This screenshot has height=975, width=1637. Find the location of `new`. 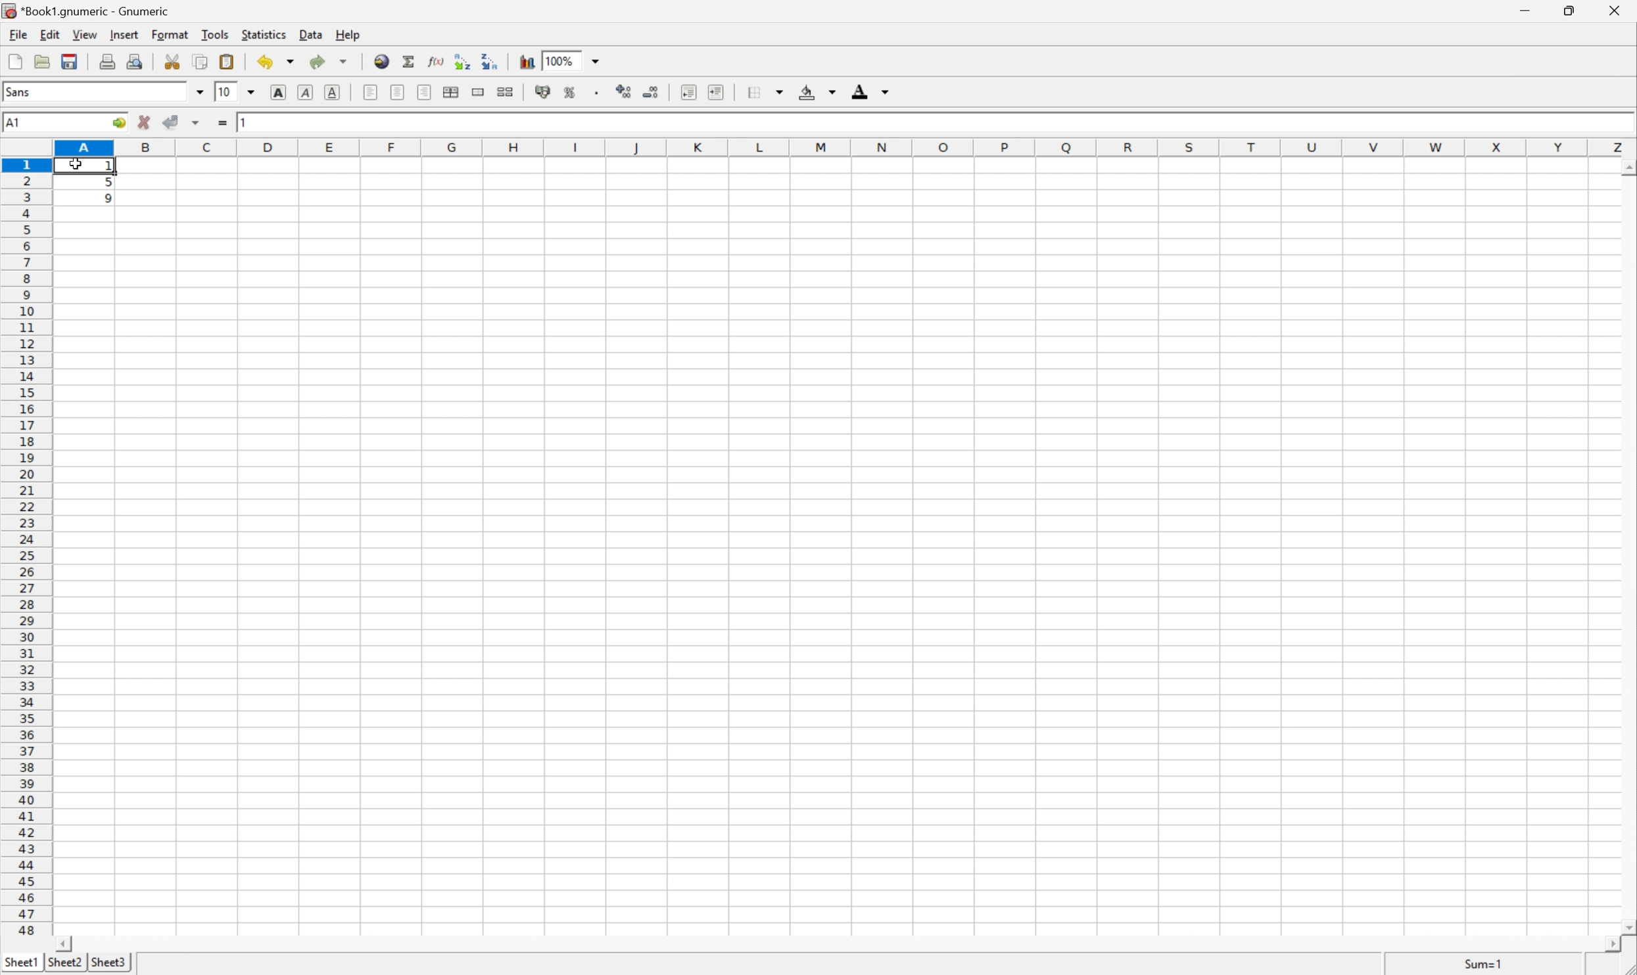

new is located at coordinates (16, 58).